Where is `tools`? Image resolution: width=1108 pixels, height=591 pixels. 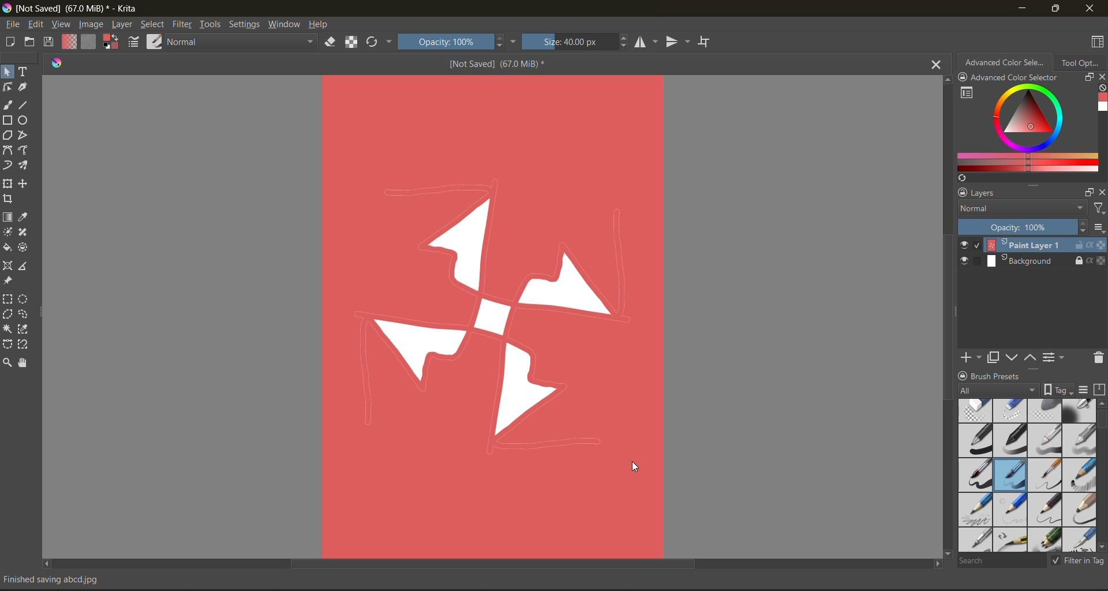
tools is located at coordinates (26, 136).